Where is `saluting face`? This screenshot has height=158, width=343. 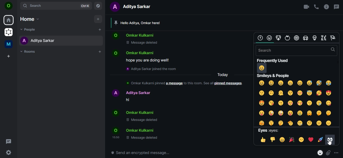
saluting face is located at coordinates (290, 123).